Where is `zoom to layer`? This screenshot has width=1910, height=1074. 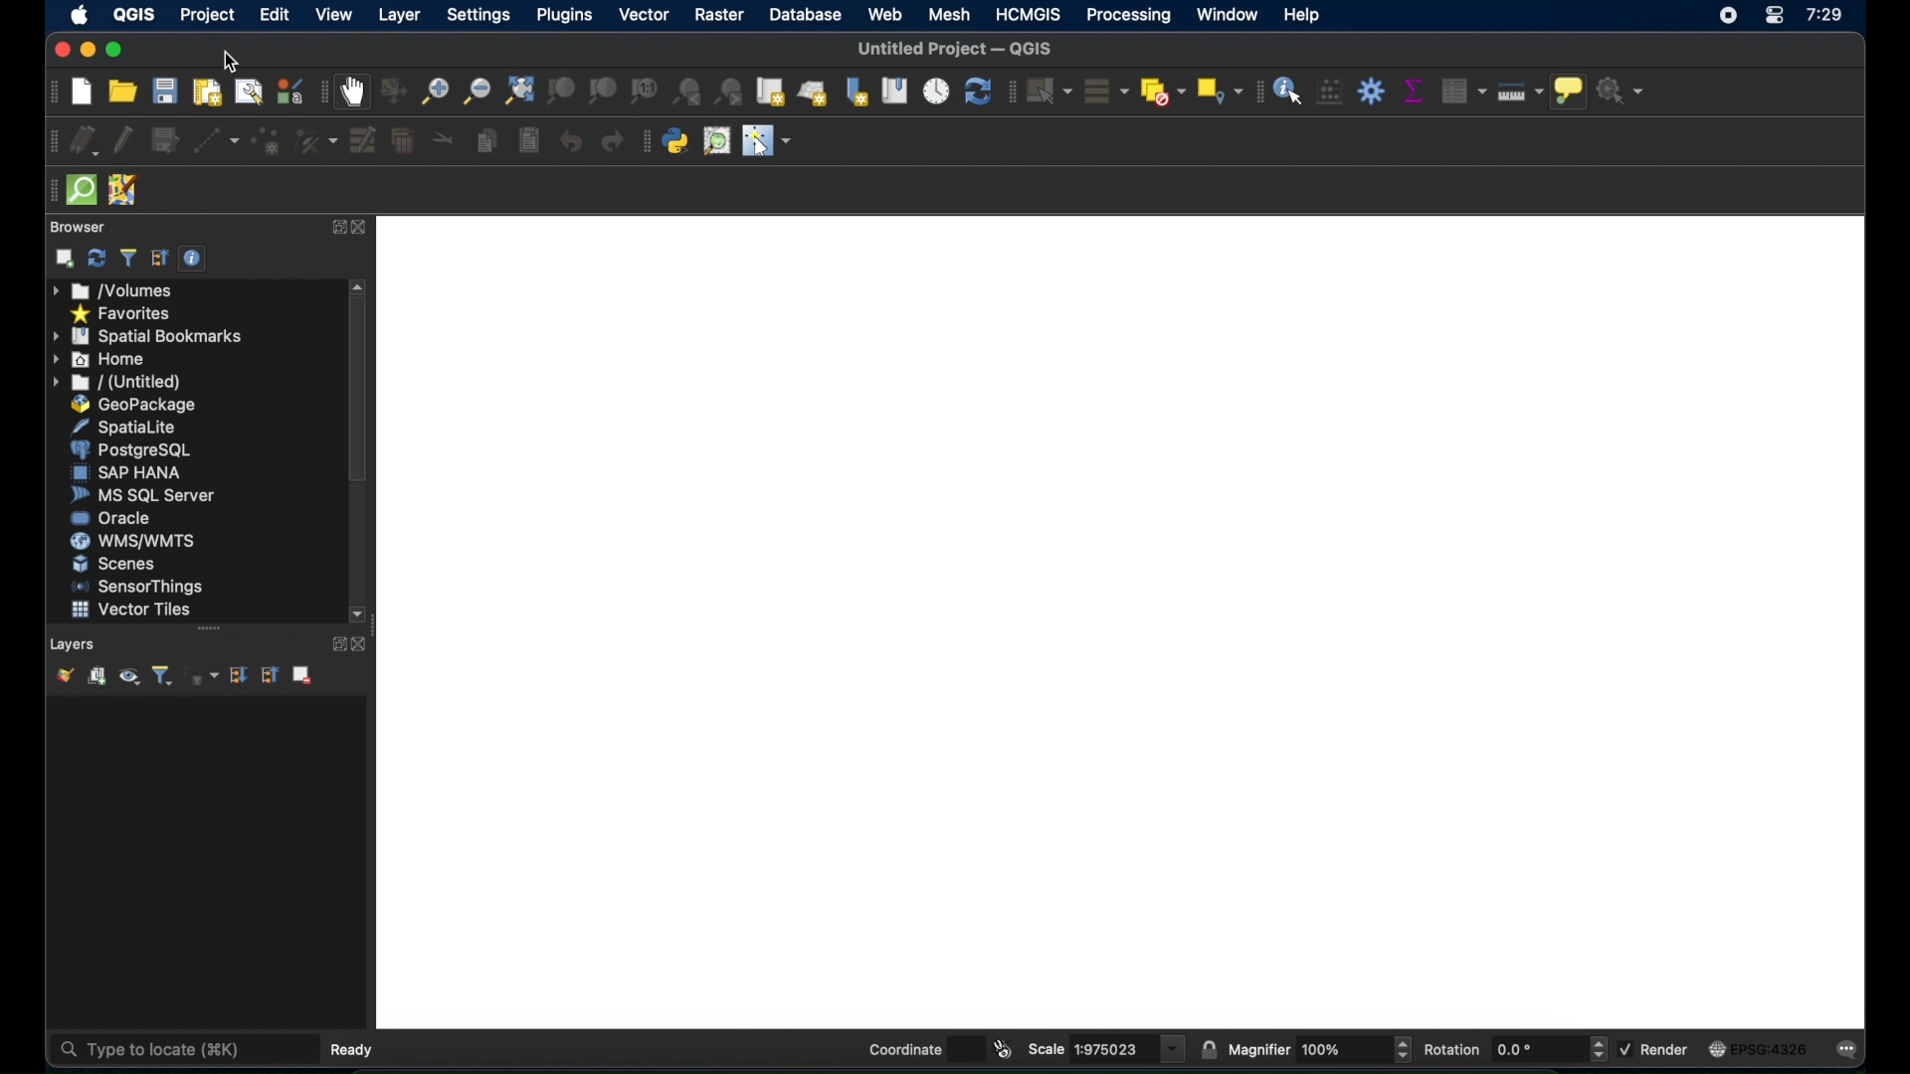 zoom to layer is located at coordinates (602, 90).